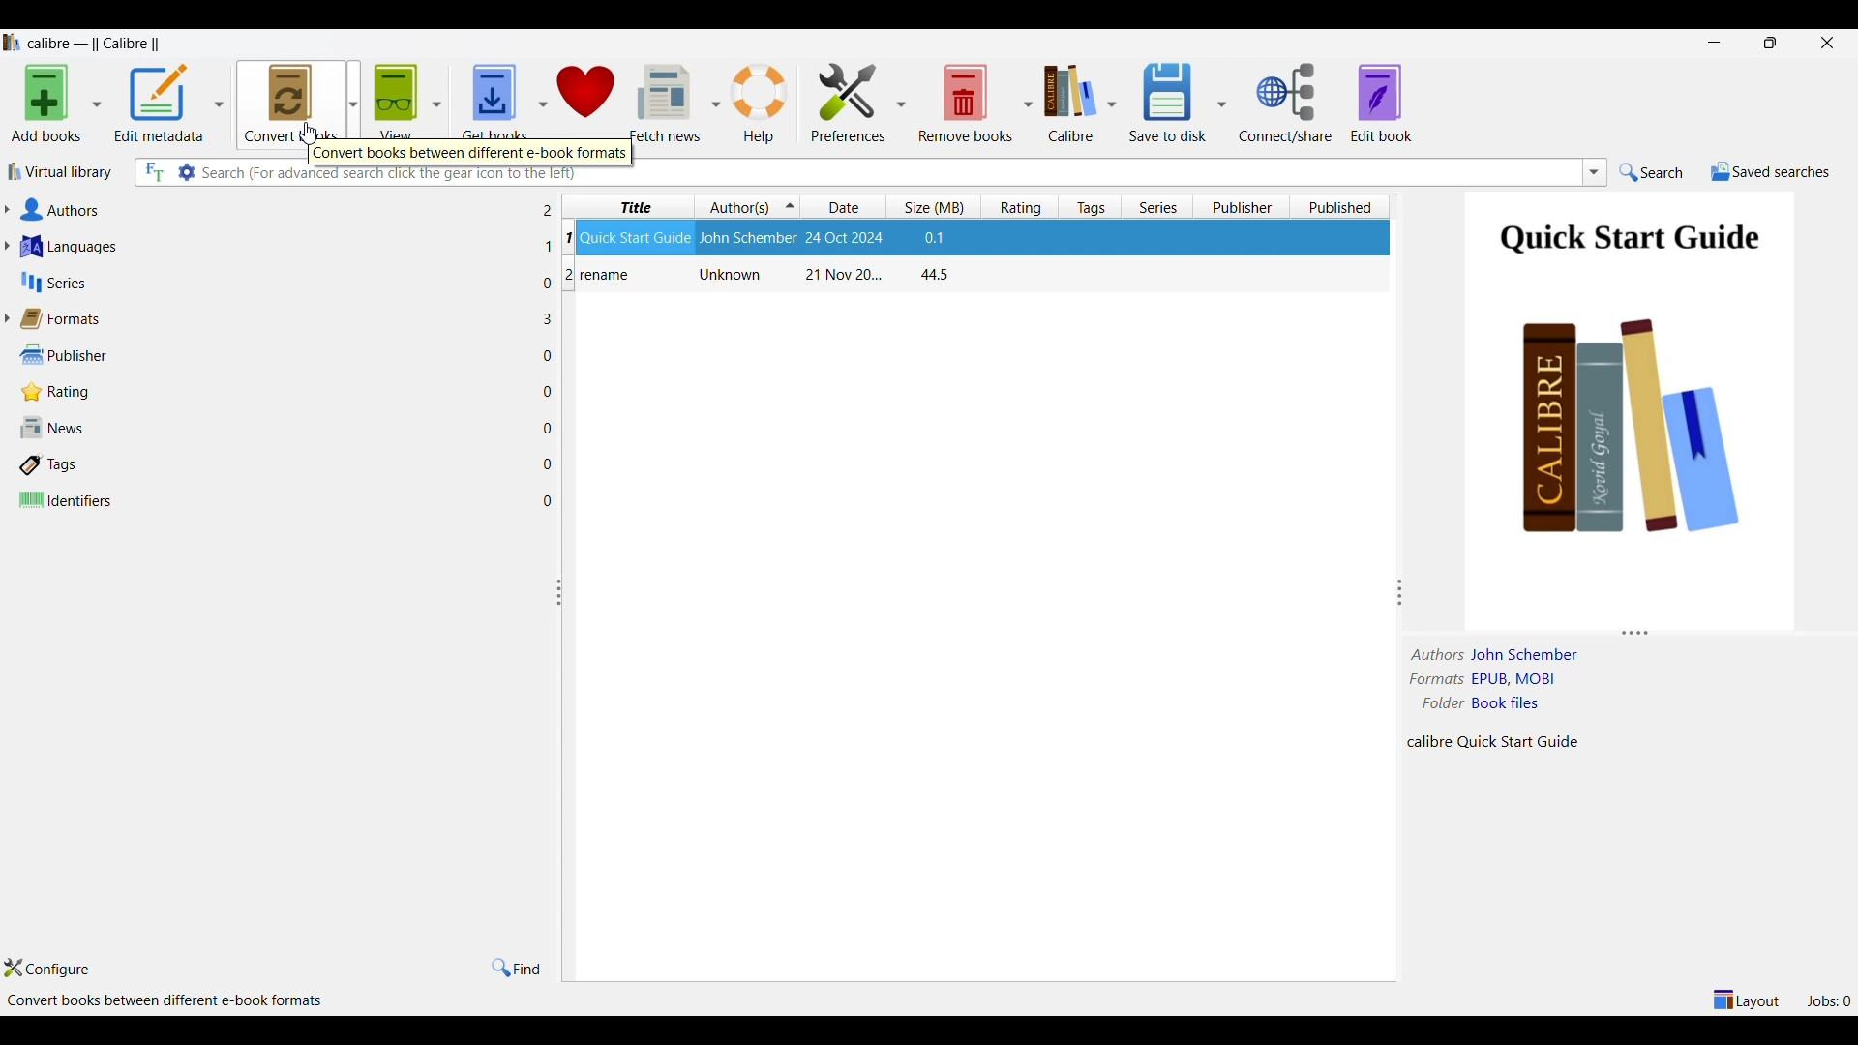 The image size is (1858, 1045). I want to click on Publisher, so click(275, 356).